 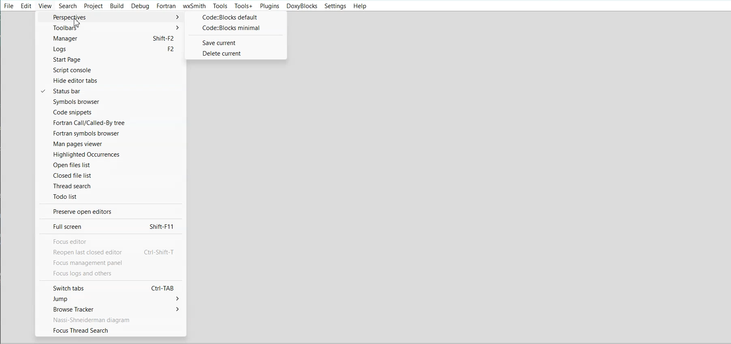 What do you see at coordinates (77, 23) in the screenshot?
I see `Cursor` at bounding box center [77, 23].